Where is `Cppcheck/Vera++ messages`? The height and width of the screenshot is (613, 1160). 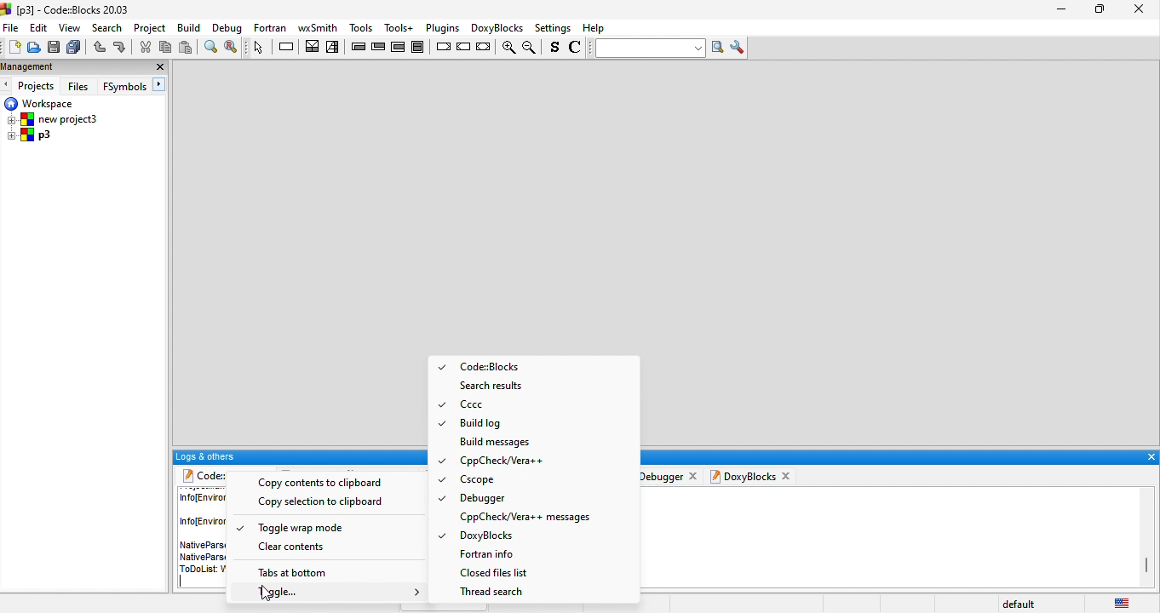
Cppcheck/Vera++ messages is located at coordinates (531, 517).